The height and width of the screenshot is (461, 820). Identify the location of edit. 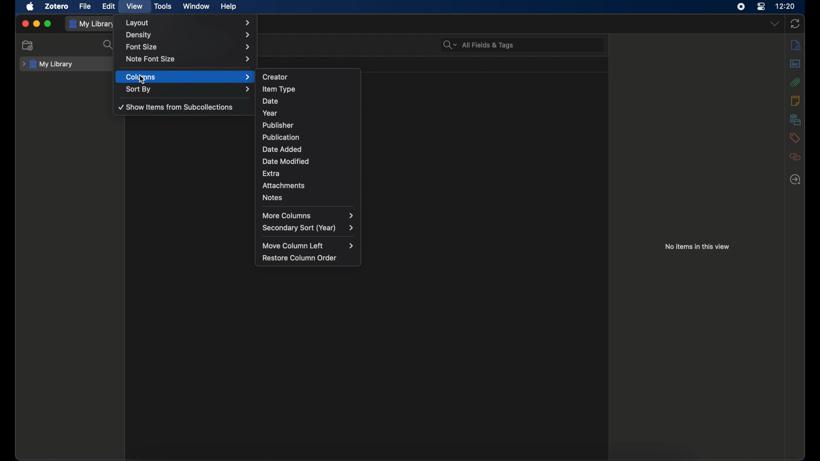
(109, 6).